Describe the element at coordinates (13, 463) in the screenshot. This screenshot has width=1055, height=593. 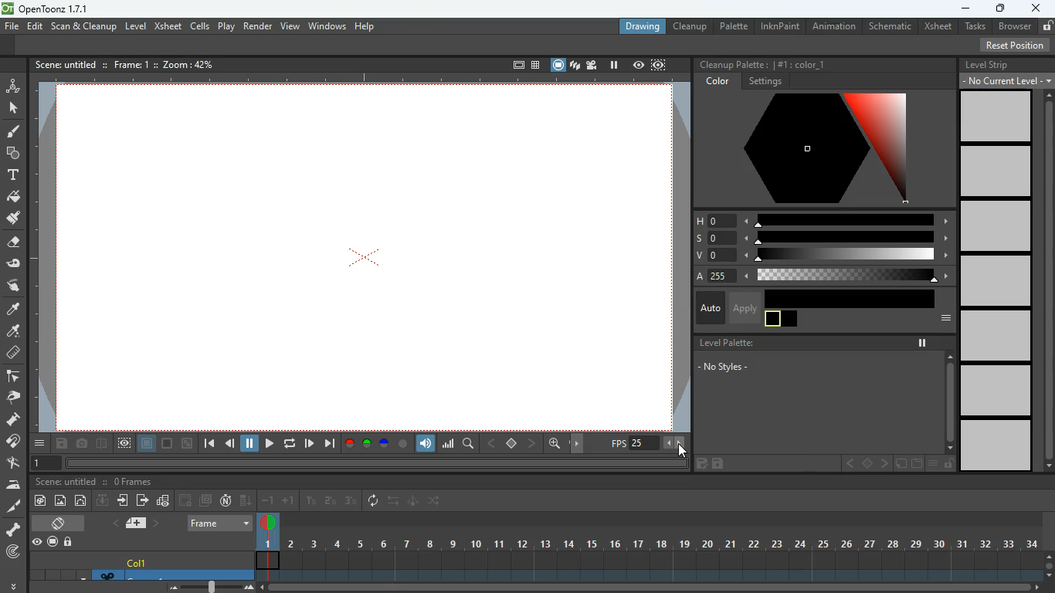
I see `edit` at that location.